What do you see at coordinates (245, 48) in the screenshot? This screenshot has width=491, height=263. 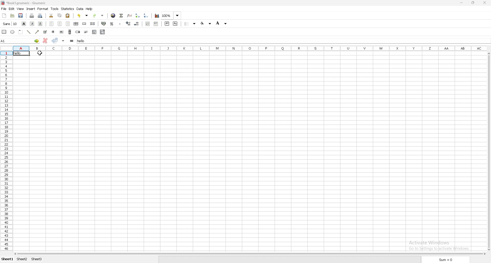 I see `column` at bounding box center [245, 48].